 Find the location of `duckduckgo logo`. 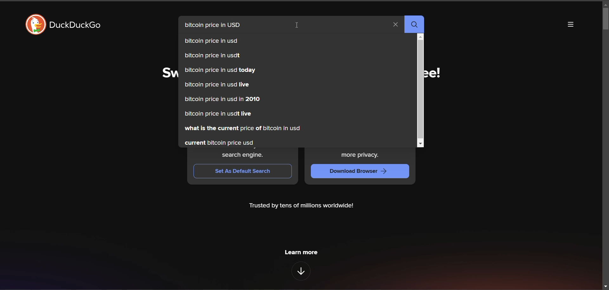

duckduckgo logo is located at coordinates (31, 24).